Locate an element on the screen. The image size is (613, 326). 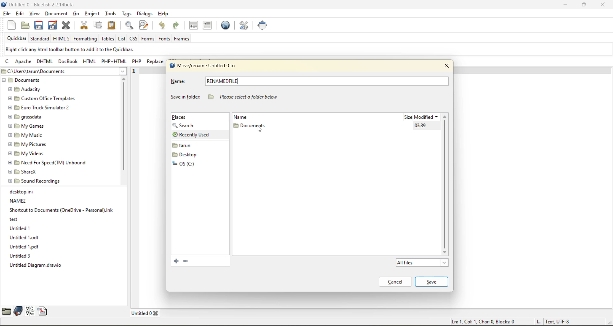
document is located at coordinates (56, 13).